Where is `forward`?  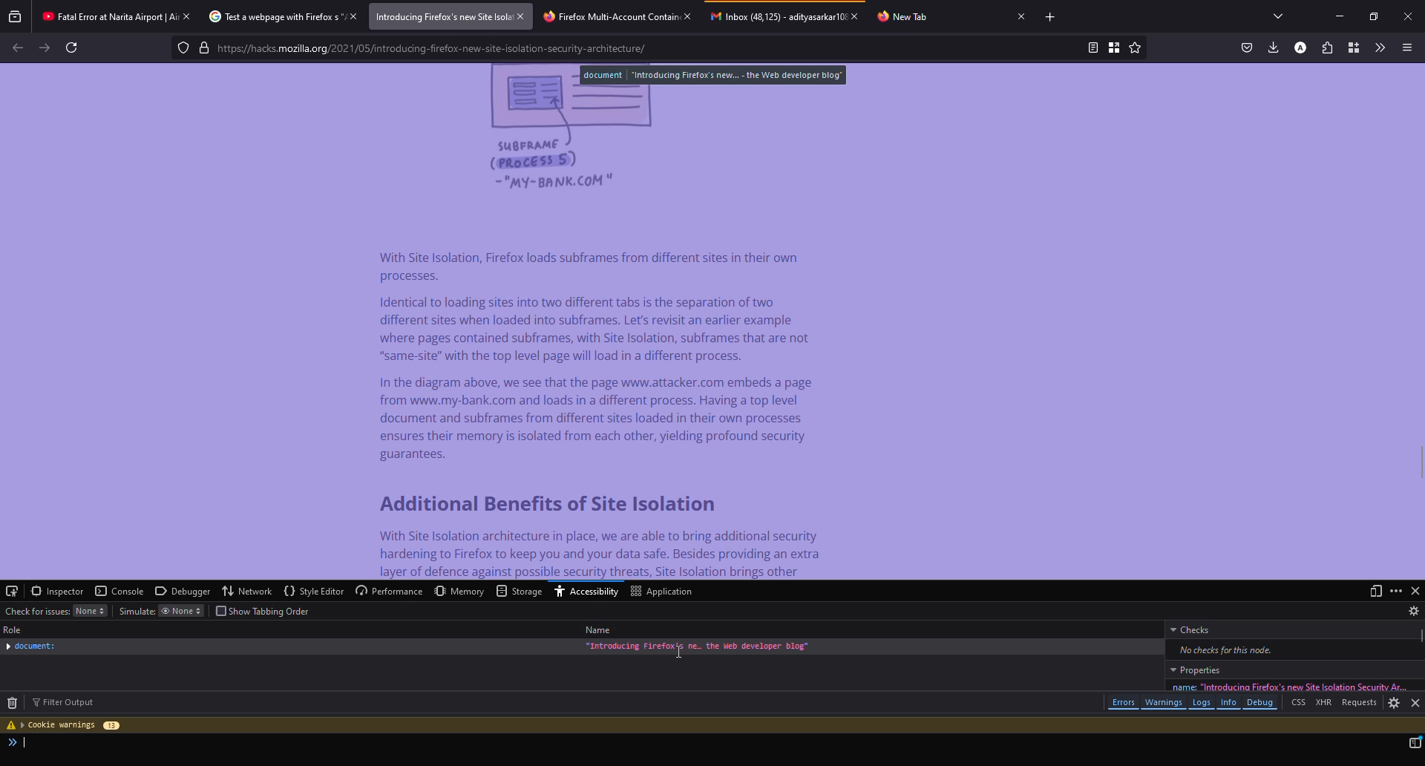
forward is located at coordinates (45, 47).